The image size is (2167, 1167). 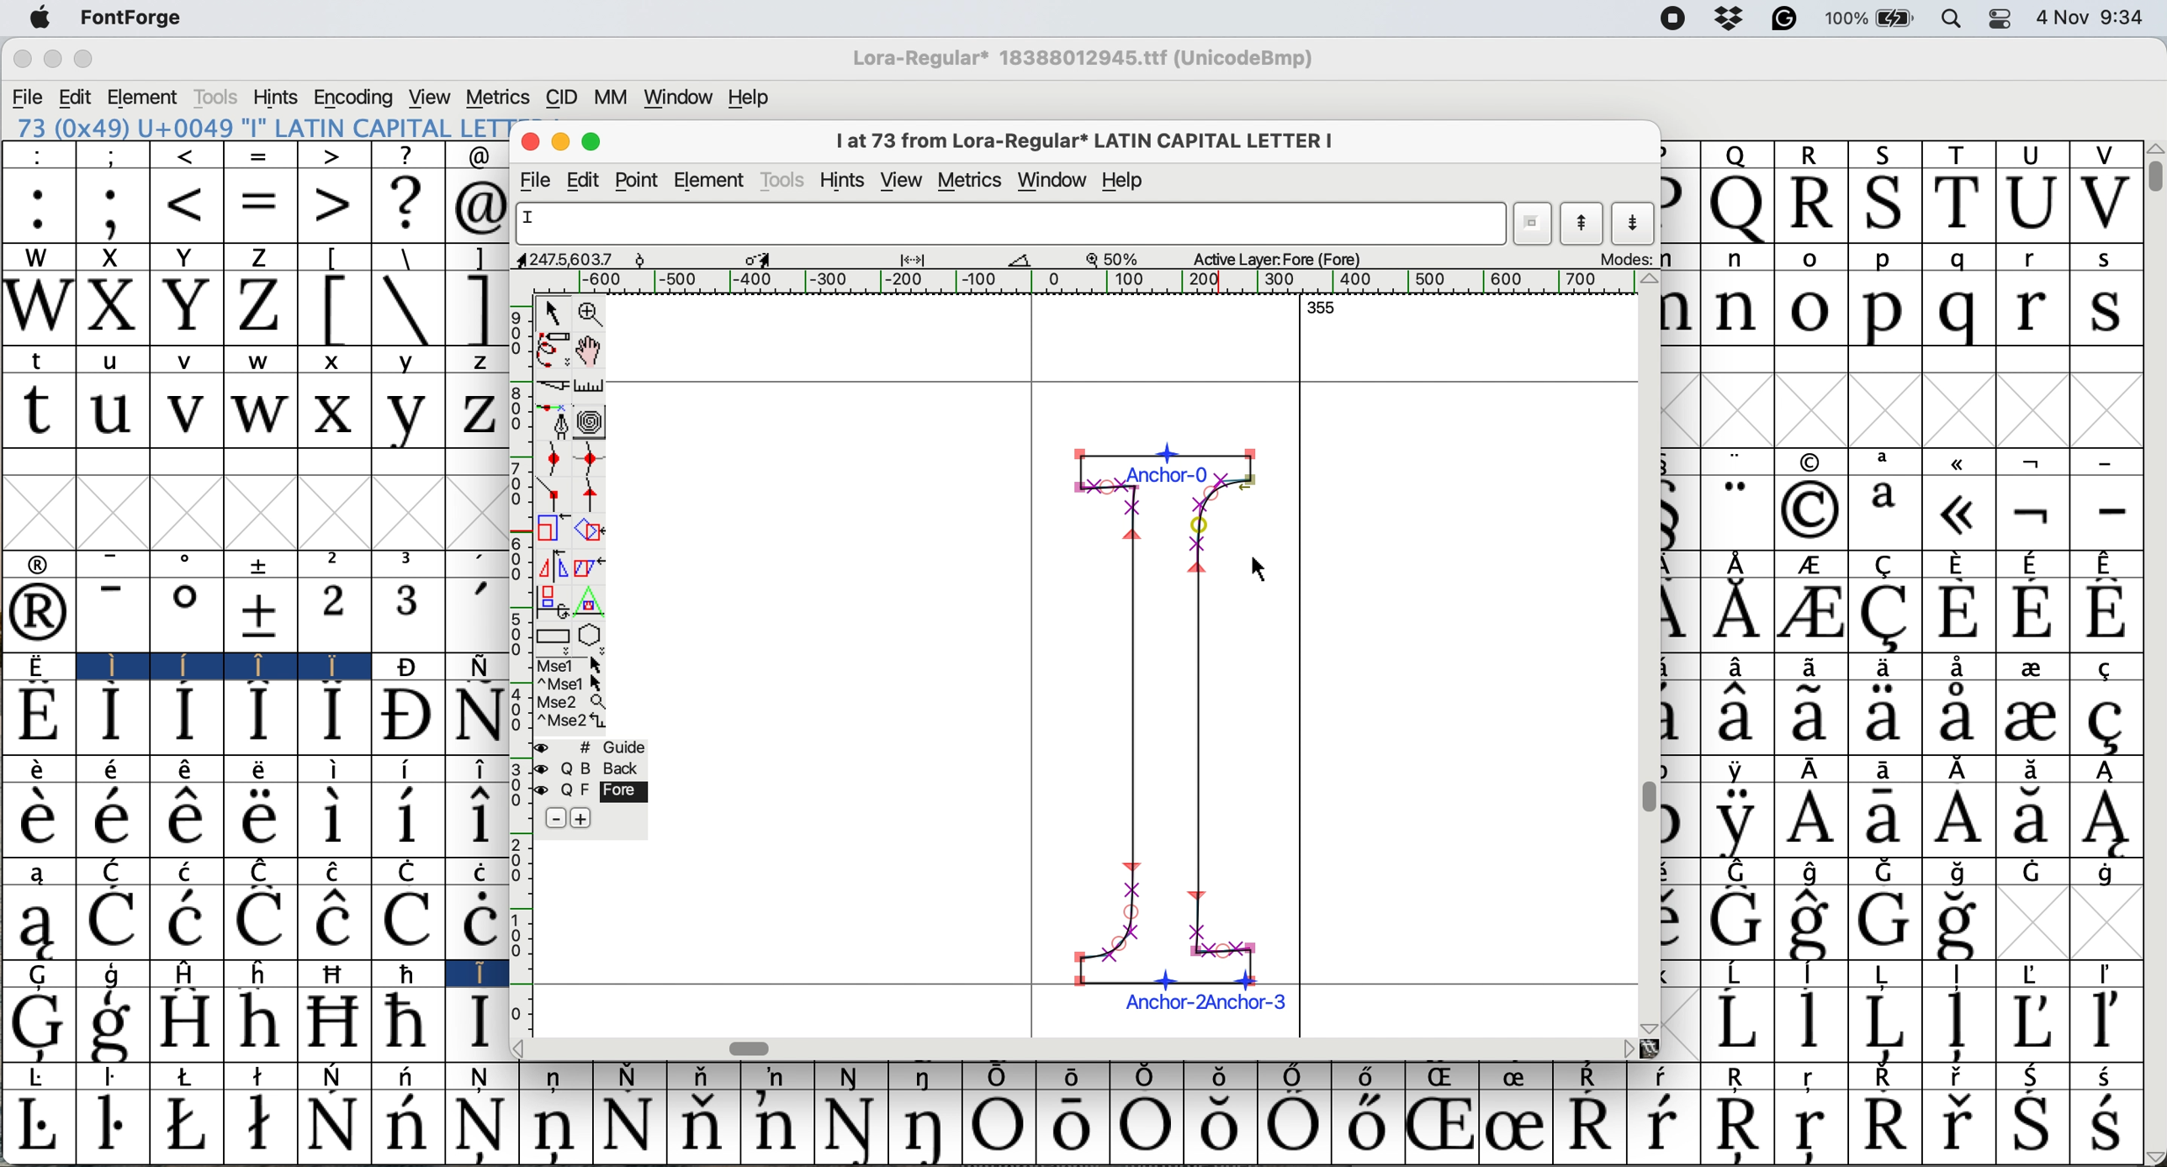 What do you see at coordinates (114, 771) in the screenshot?
I see `Symbol` at bounding box center [114, 771].